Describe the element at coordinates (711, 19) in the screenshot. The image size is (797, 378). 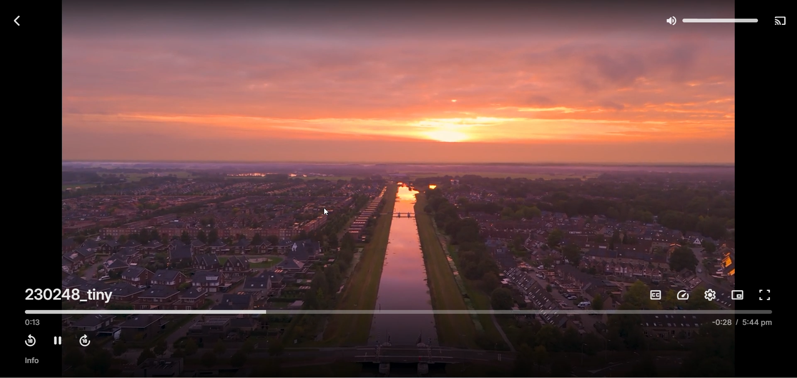
I see `Volume` at that location.